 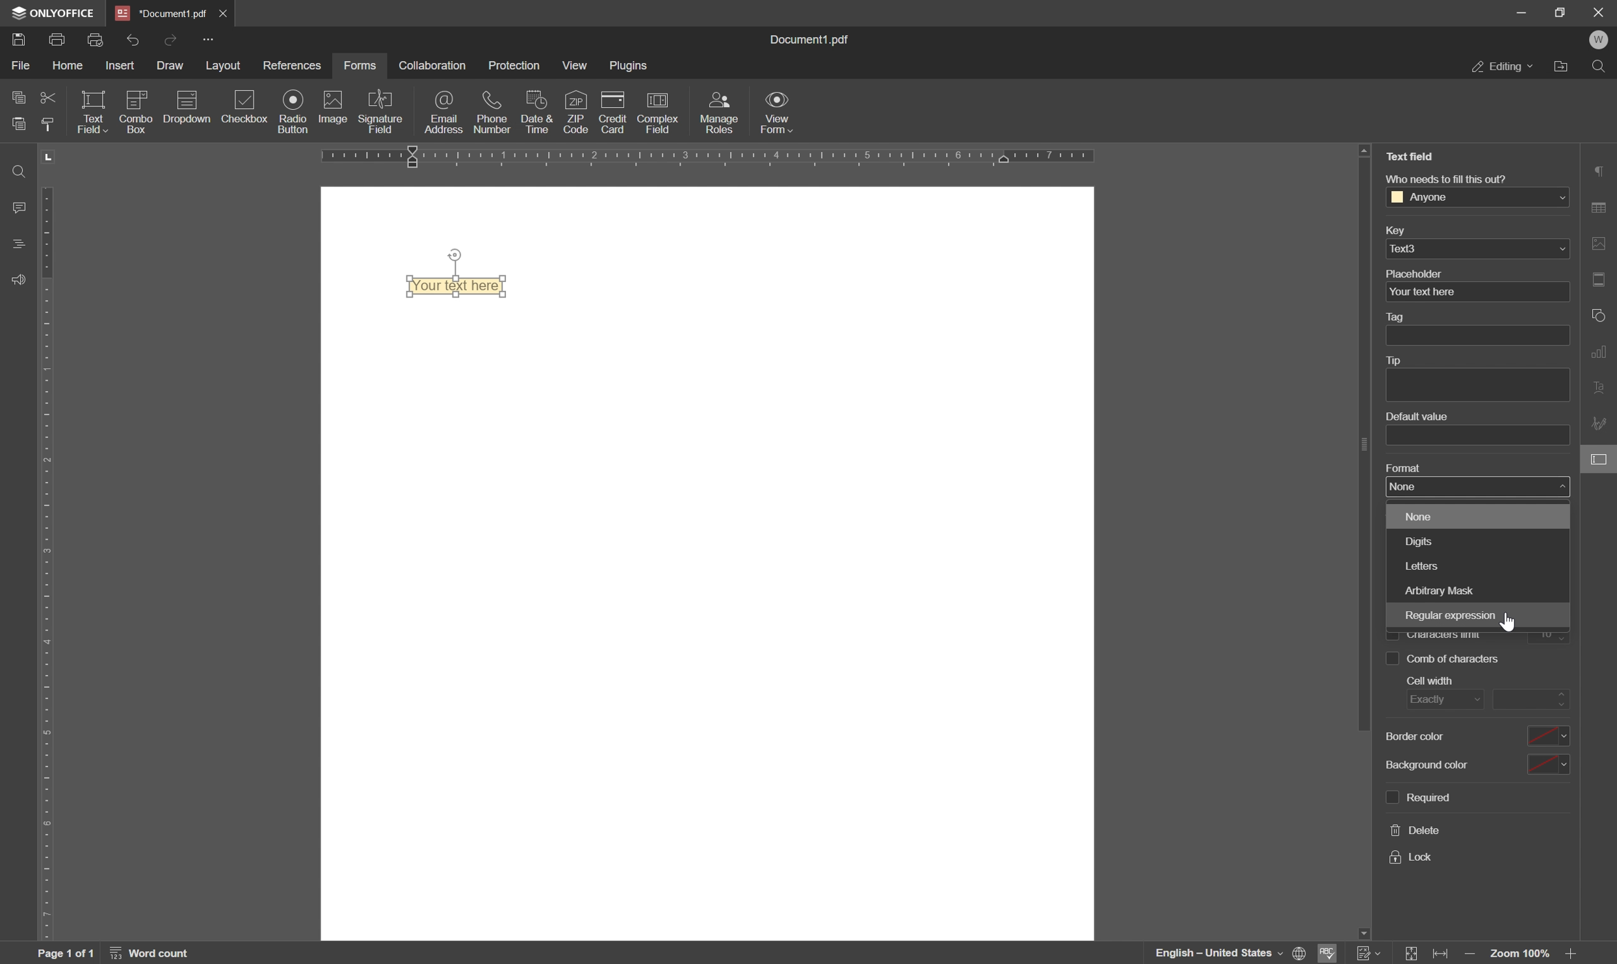 I want to click on characters limit, so click(x=1444, y=636).